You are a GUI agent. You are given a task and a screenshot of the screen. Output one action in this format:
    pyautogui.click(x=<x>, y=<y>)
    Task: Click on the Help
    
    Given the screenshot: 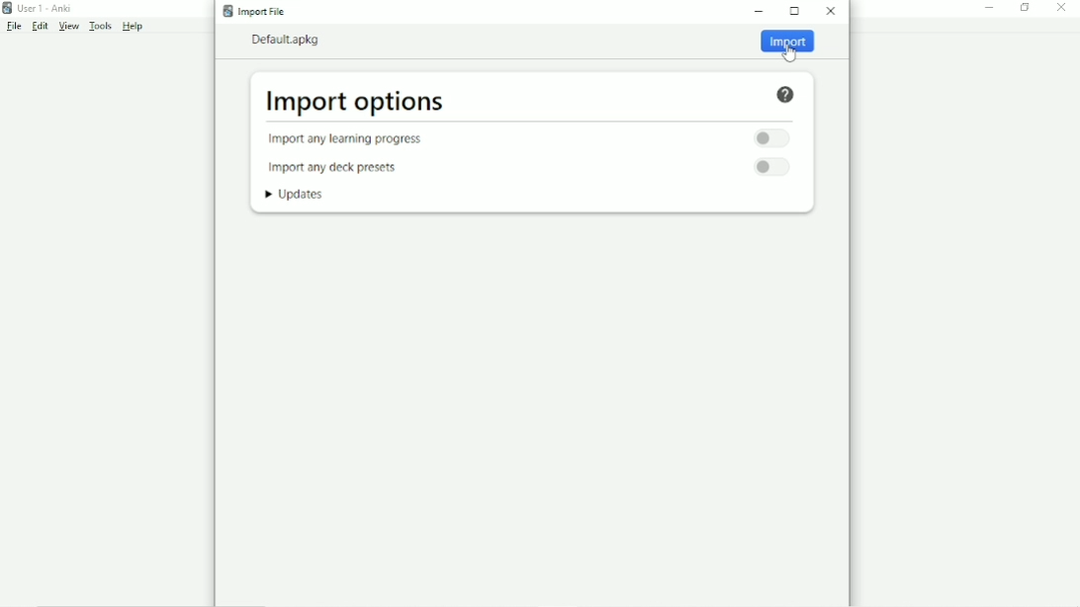 What is the action you would take?
    pyautogui.click(x=133, y=26)
    